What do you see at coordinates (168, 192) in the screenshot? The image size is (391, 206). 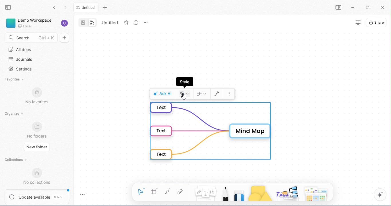 I see `connectors` at bounding box center [168, 192].